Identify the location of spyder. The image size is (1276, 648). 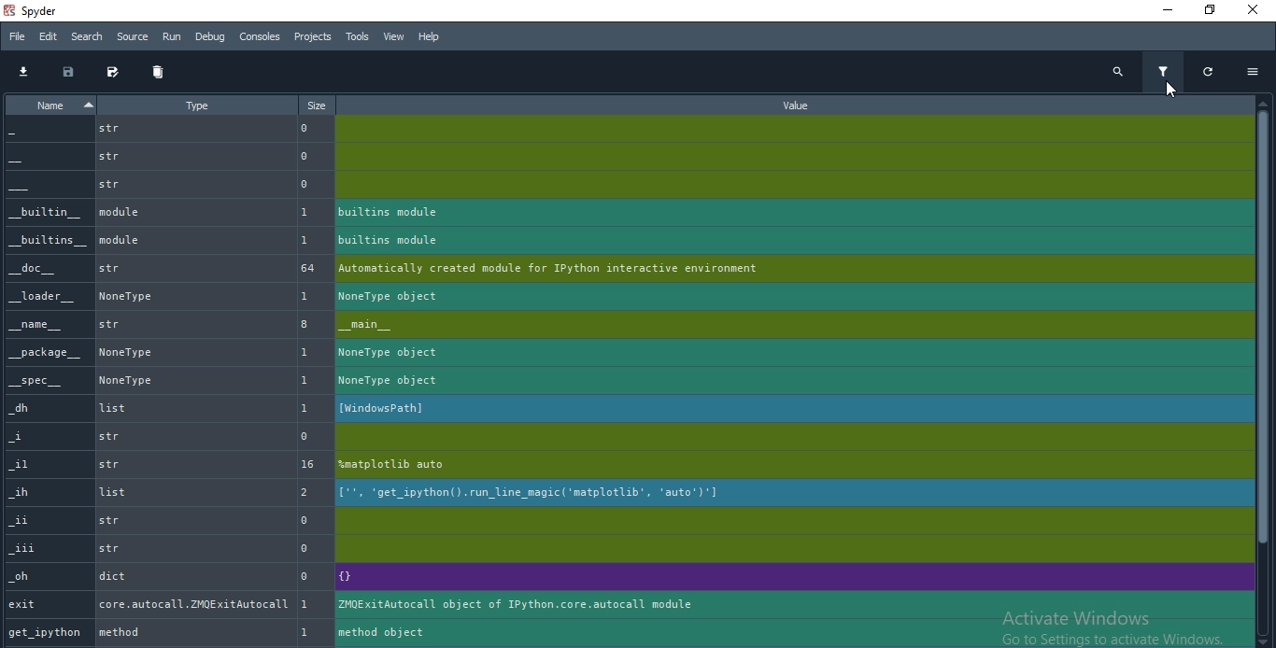
(38, 9).